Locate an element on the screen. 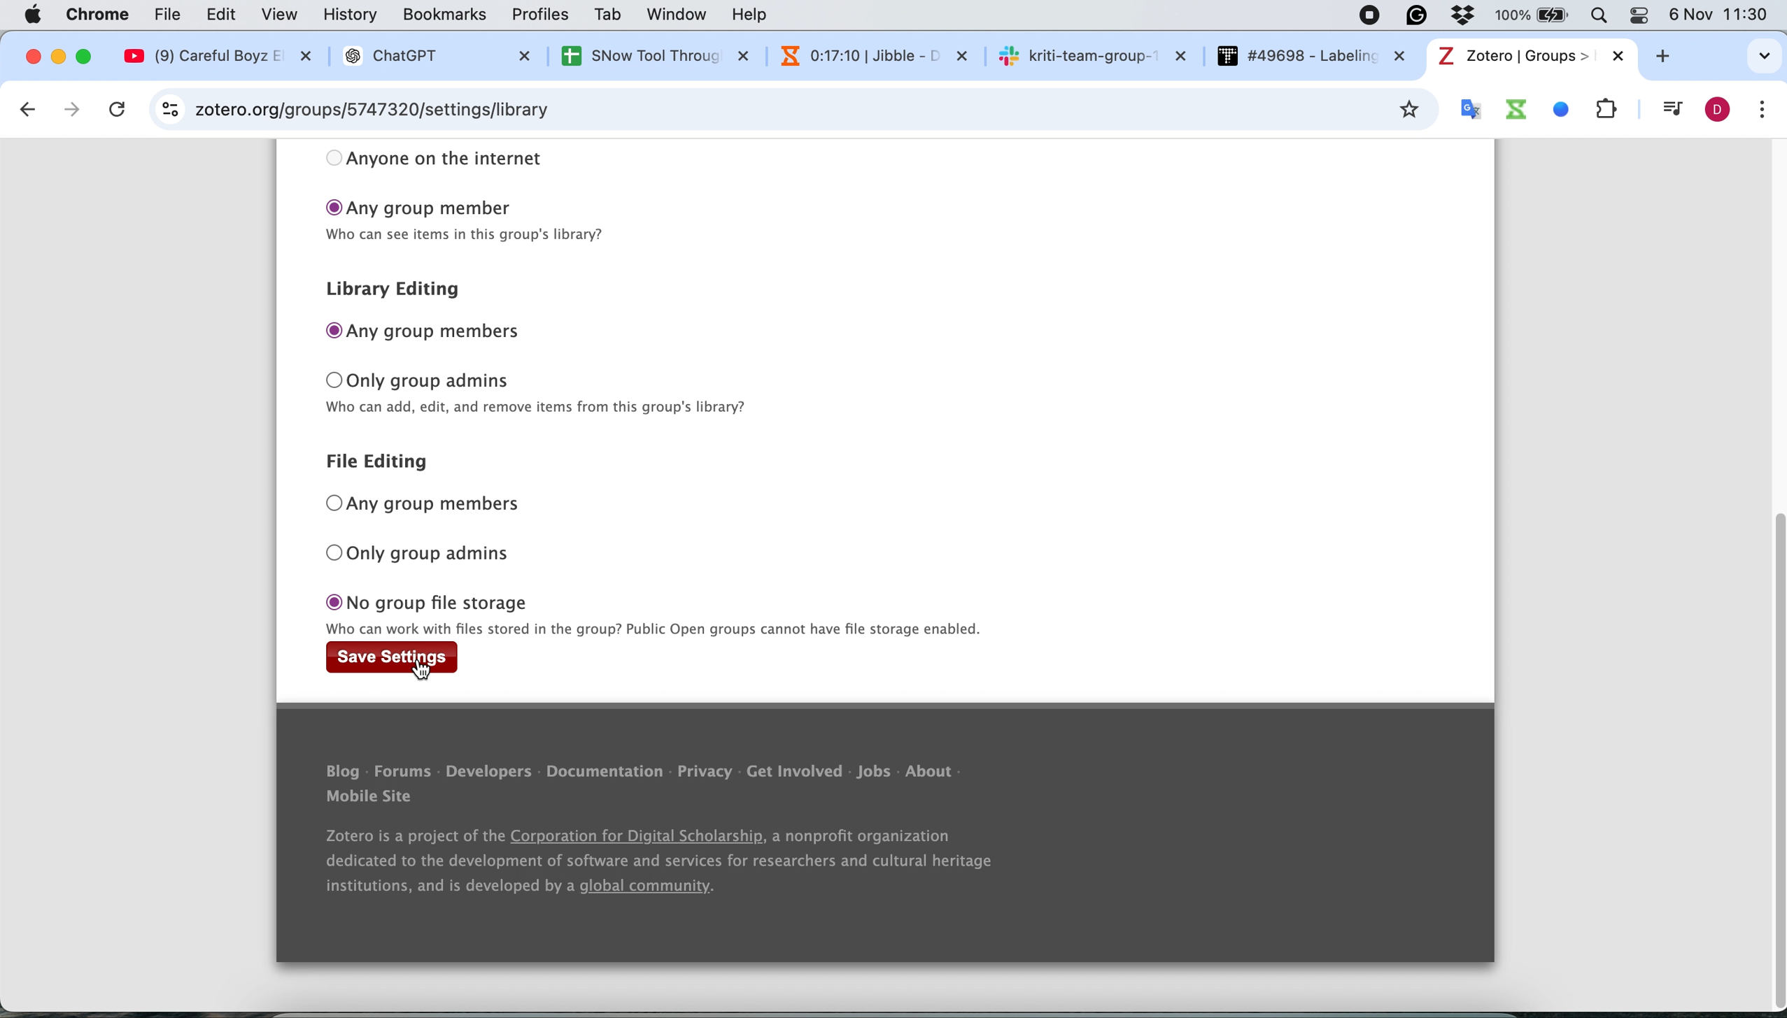 The width and height of the screenshot is (1787, 1018). minimise is located at coordinates (59, 57).